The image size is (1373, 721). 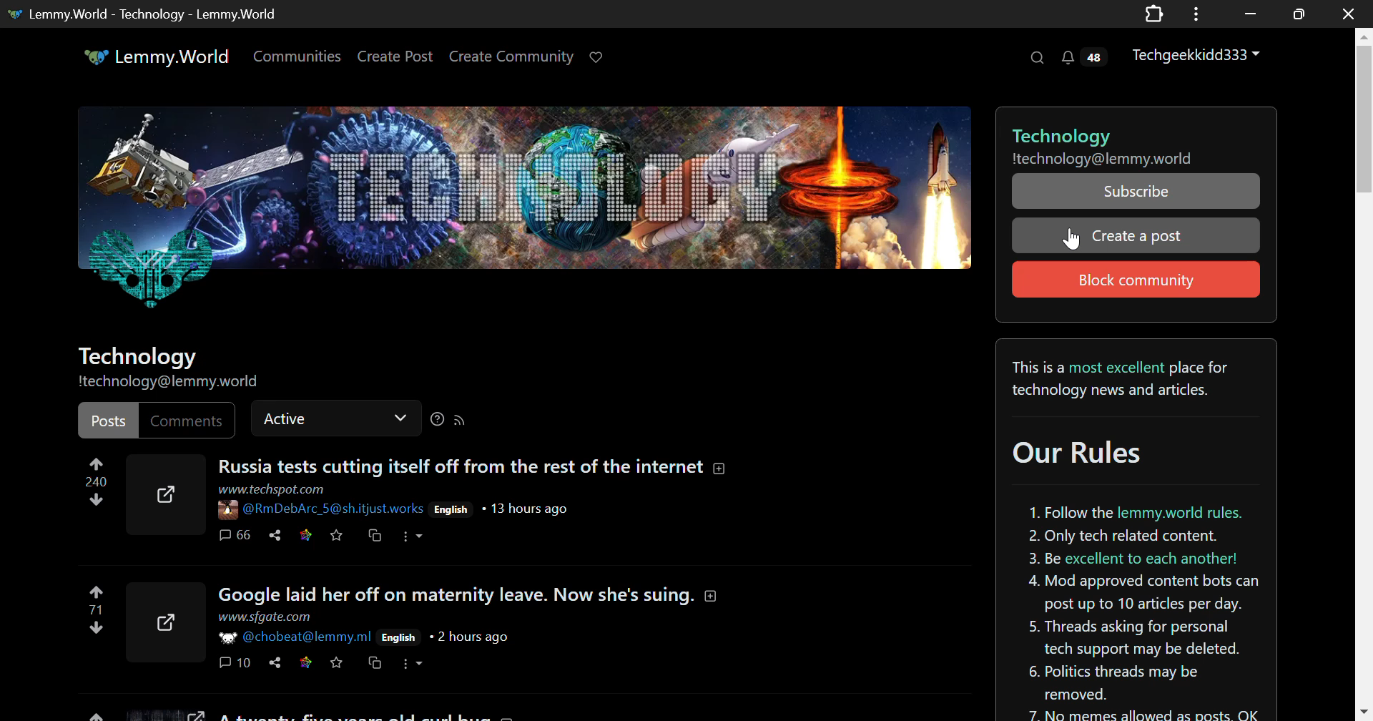 I want to click on Save Link, so click(x=307, y=533).